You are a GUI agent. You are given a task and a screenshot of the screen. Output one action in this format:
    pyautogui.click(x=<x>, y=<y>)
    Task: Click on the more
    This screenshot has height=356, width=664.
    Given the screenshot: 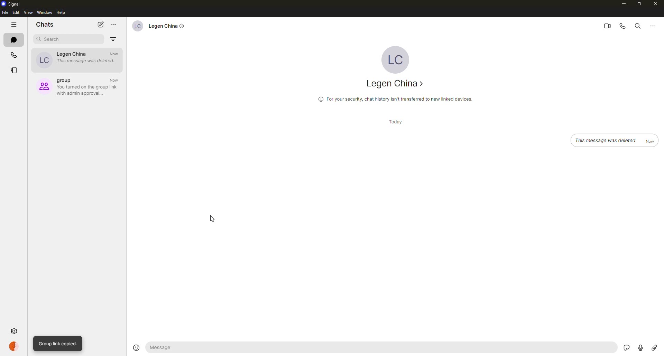 What is the action you would take?
    pyautogui.click(x=113, y=25)
    